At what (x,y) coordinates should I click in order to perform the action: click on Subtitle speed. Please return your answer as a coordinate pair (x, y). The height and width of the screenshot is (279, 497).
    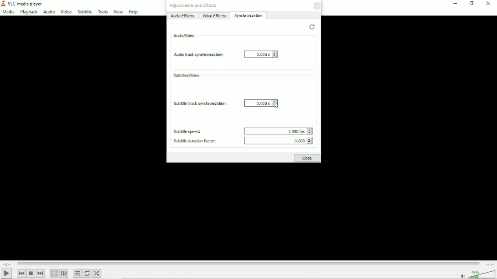
    Looking at the image, I should click on (188, 131).